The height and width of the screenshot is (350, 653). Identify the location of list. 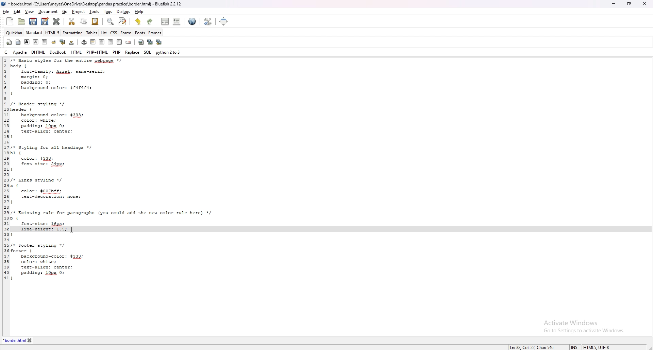
(104, 33).